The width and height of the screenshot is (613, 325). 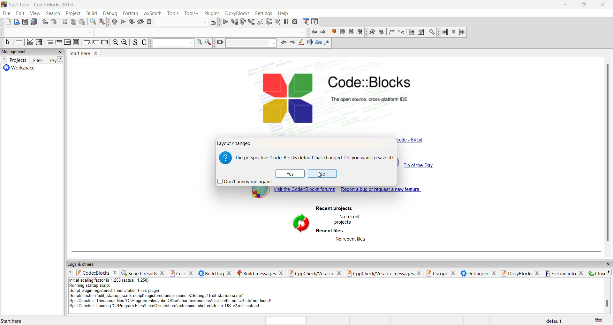 I want to click on clear, so click(x=220, y=42).